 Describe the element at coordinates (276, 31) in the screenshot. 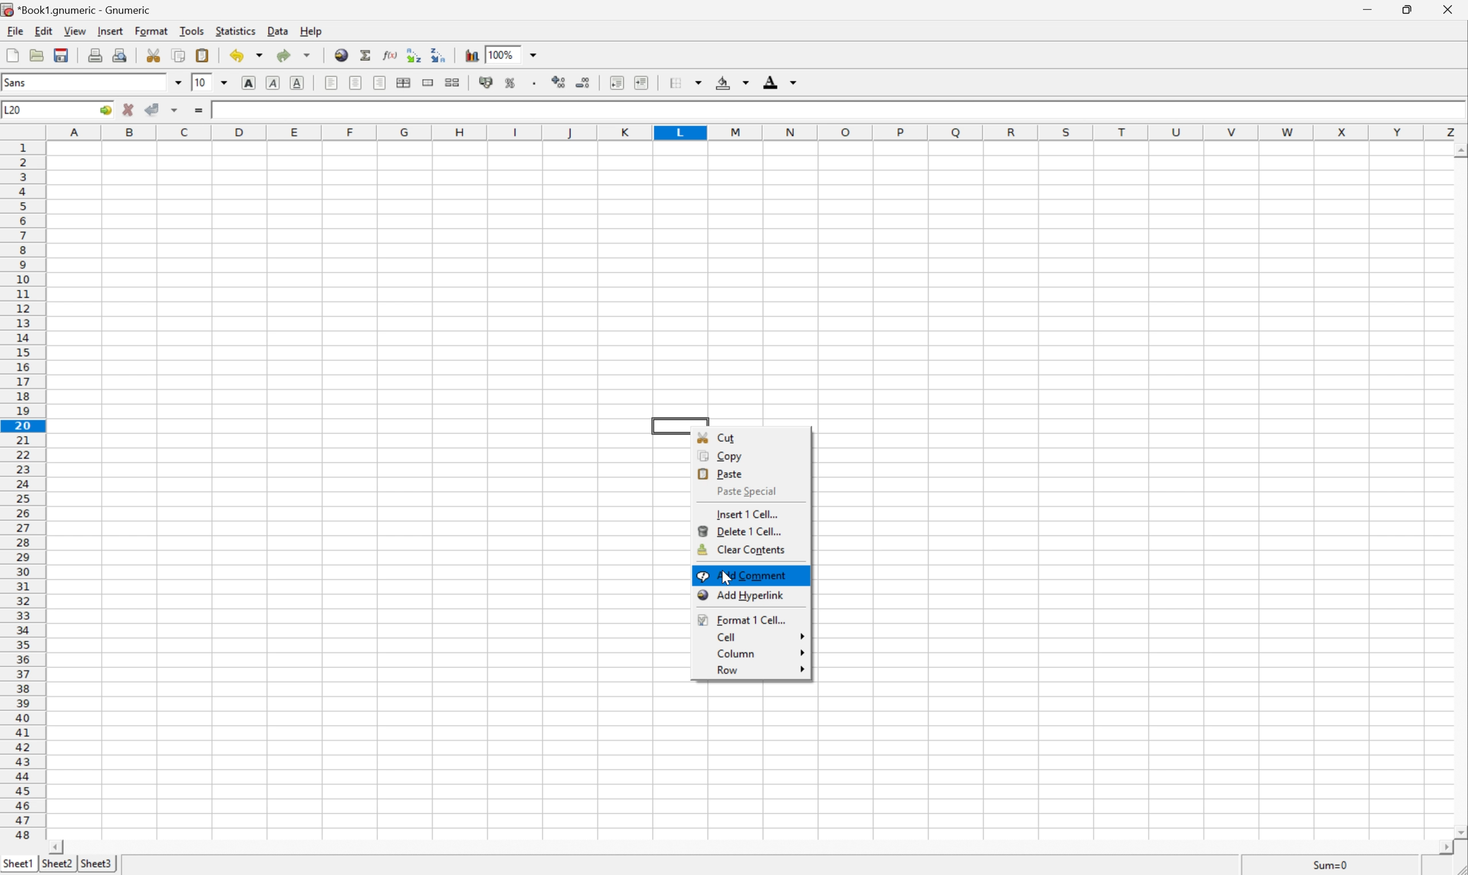

I see `Data` at that location.